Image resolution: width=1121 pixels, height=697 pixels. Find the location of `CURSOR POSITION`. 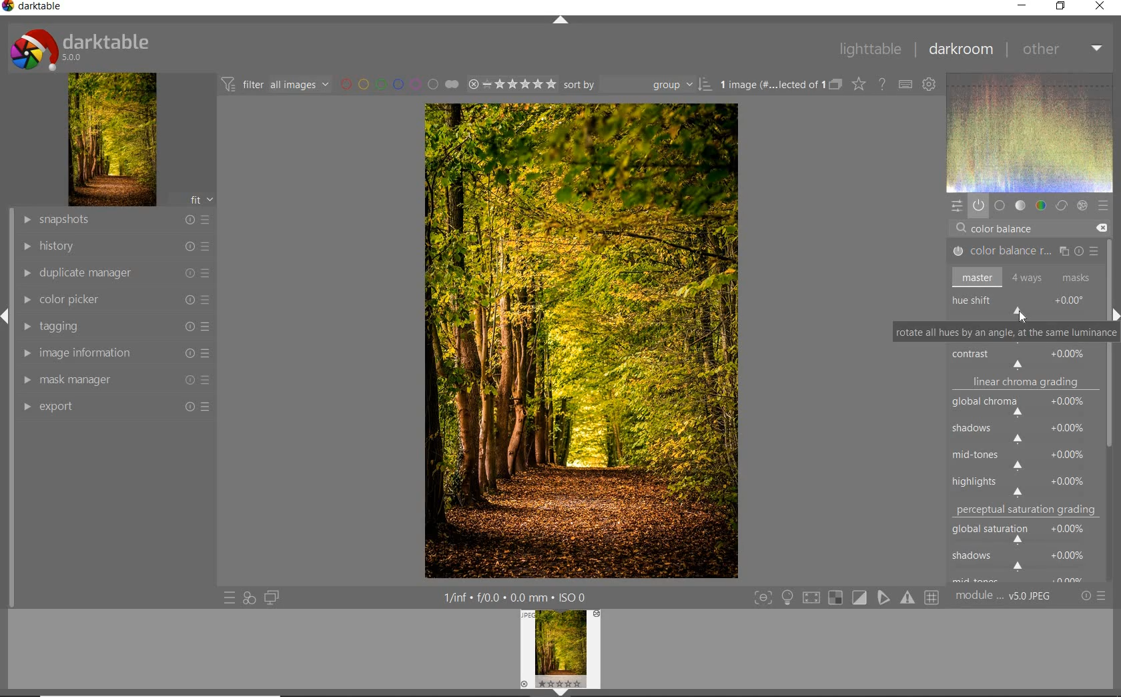

CURSOR POSITION is located at coordinates (1021, 316).